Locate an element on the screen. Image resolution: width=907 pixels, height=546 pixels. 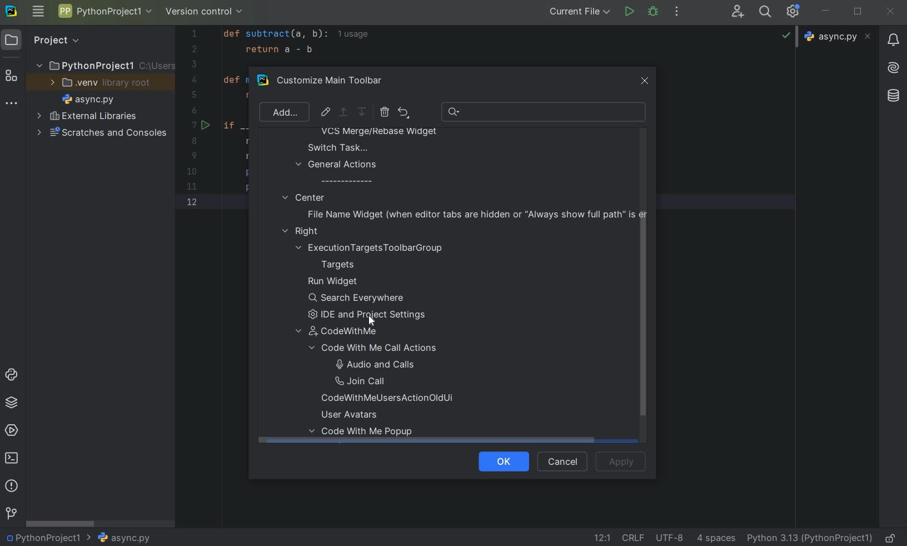
 is located at coordinates (894, 66).